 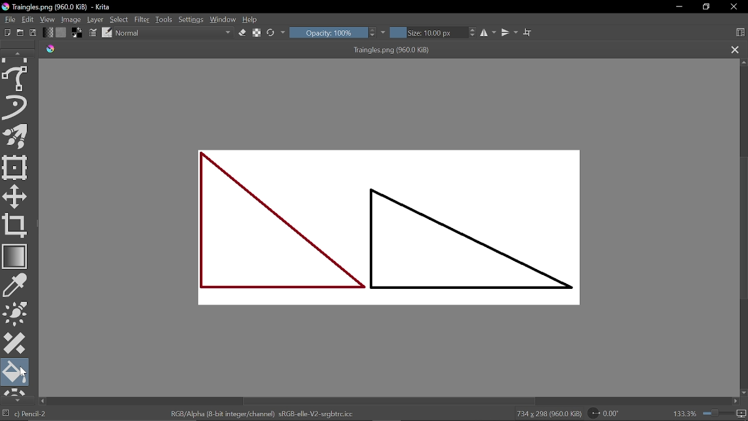 I want to click on Crop, so click(x=15, y=225).